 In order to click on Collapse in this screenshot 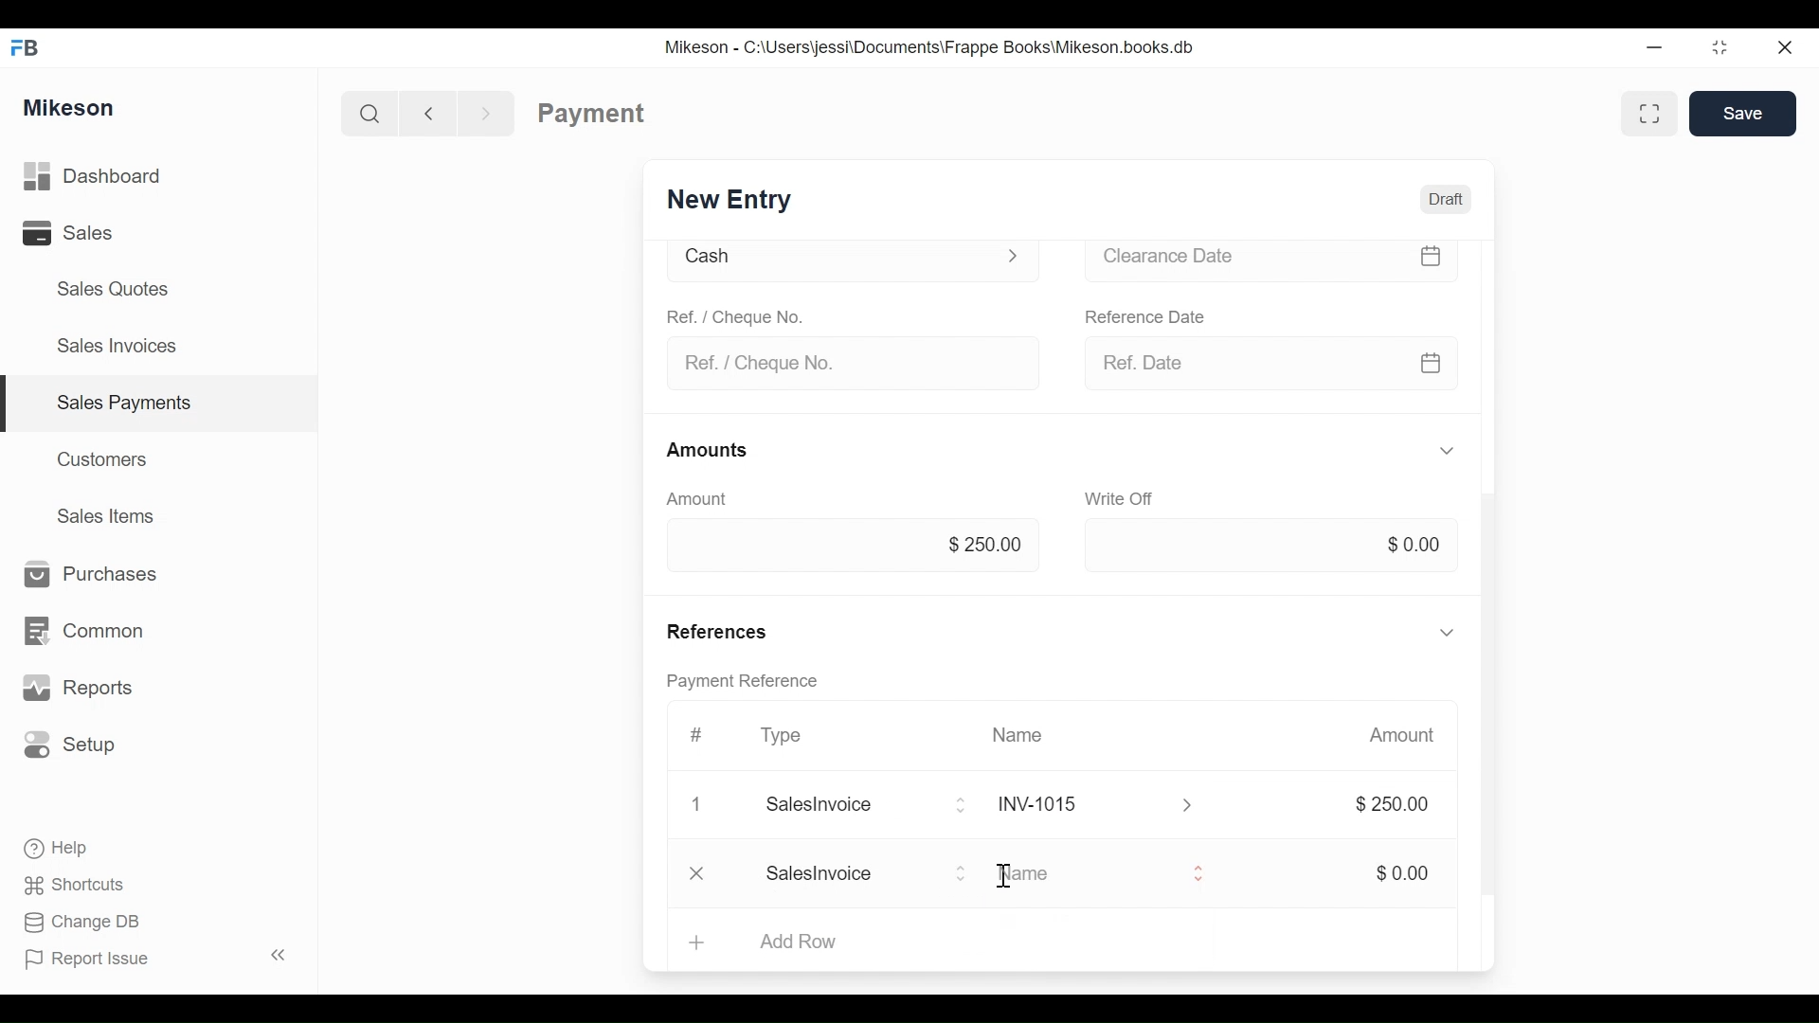, I will do `click(282, 957)`.